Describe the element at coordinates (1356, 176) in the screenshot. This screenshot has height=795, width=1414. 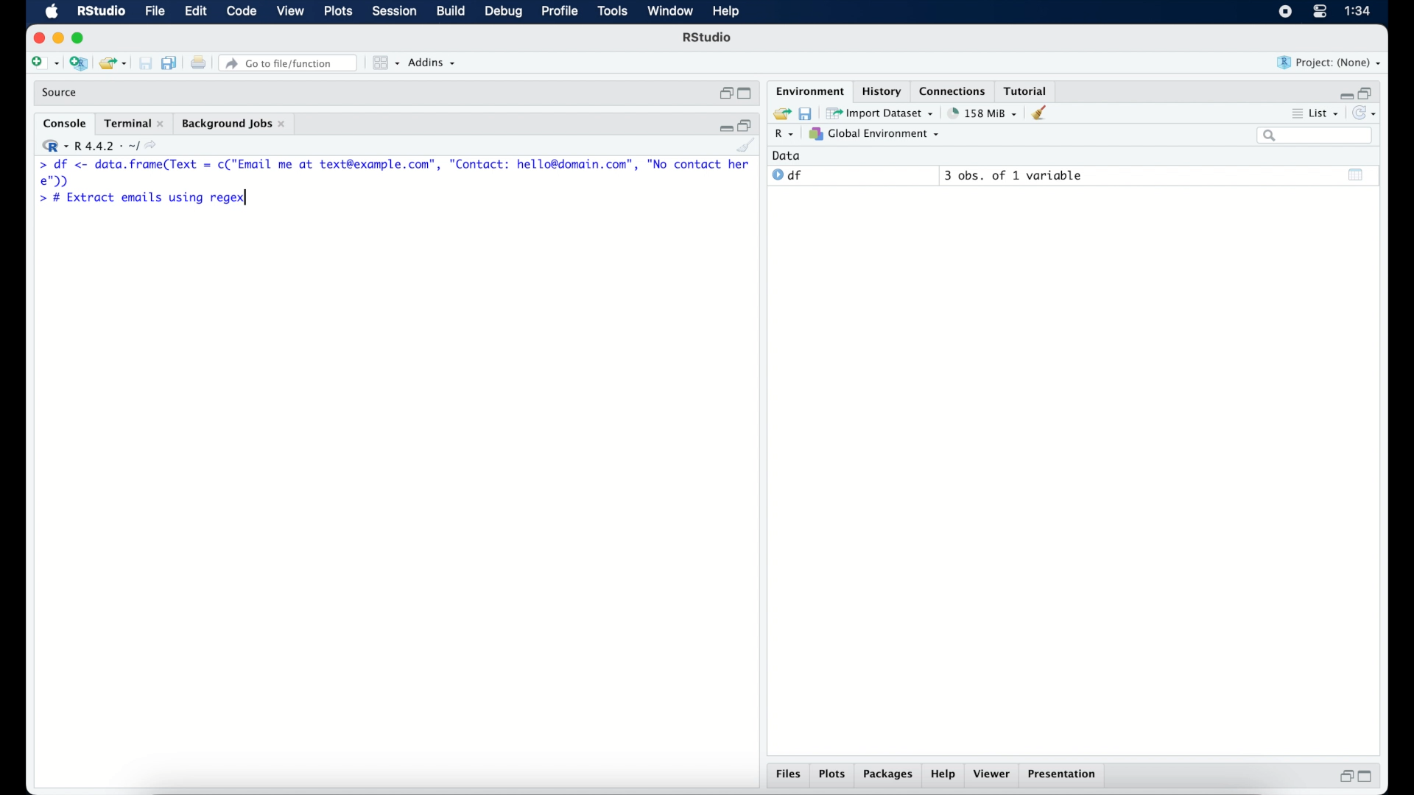
I see `show output window` at that location.